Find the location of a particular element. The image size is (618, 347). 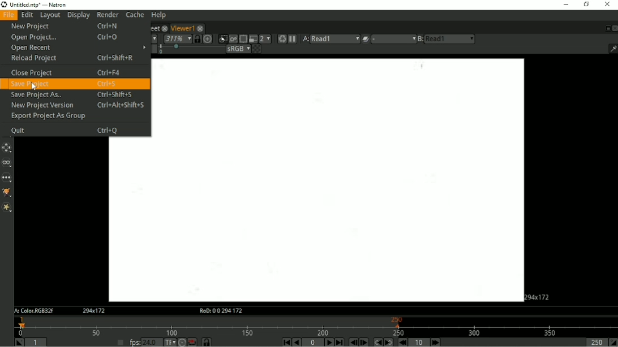

Checkerboard is located at coordinates (257, 50).